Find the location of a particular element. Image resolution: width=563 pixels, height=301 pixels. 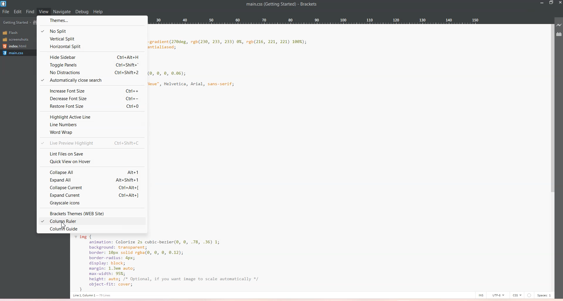

Vertical split is located at coordinates (92, 39).